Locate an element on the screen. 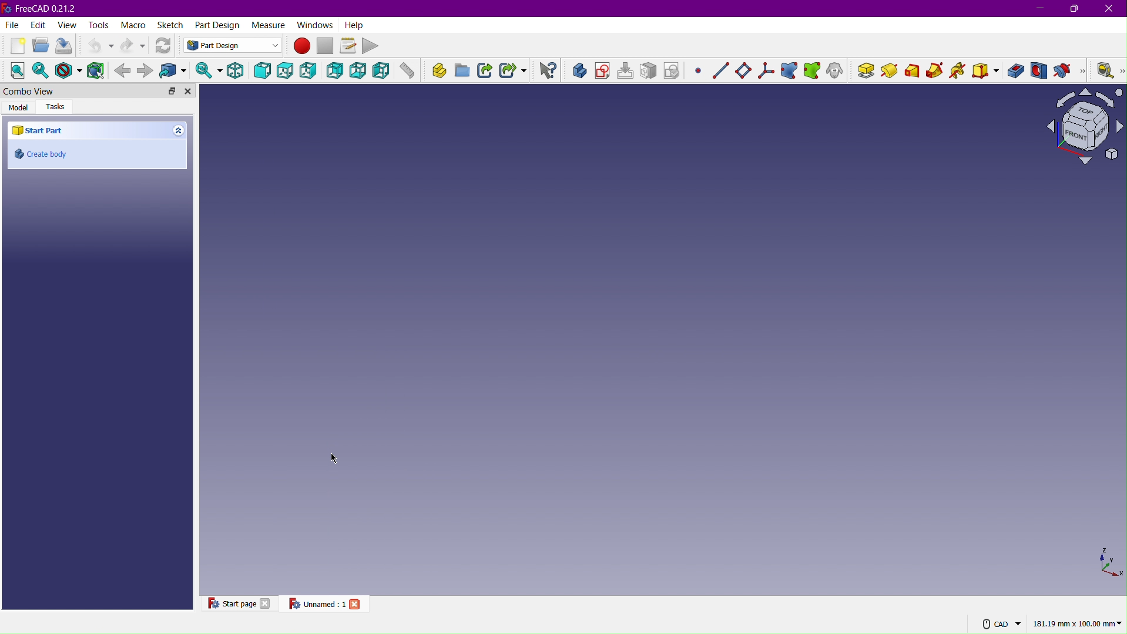  Measure distance is located at coordinates (410, 72).